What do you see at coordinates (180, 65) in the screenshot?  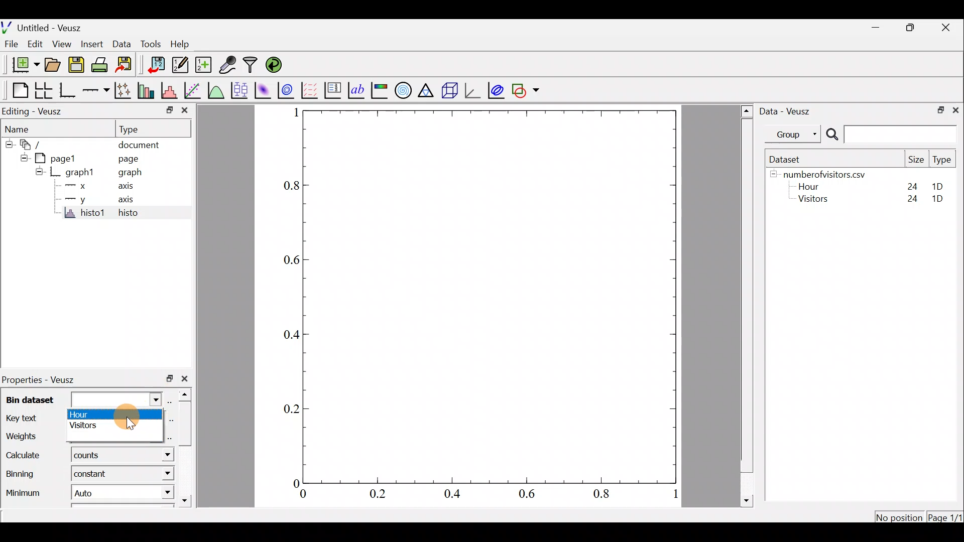 I see `edit and enter new datasets` at bounding box center [180, 65].